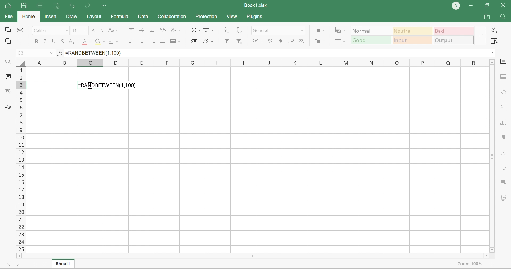 Image resolution: width=511 pixels, height=269 pixels. What do you see at coordinates (252, 256) in the screenshot?
I see `Scroll Bar` at bounding box center [252, 256].